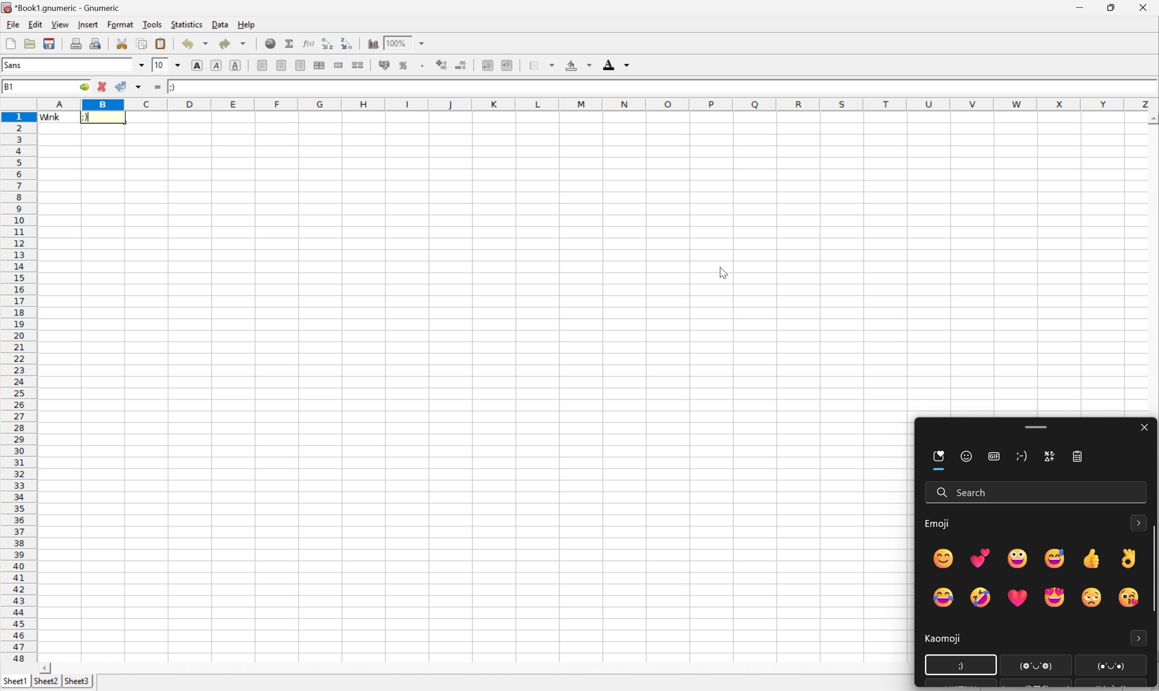 The height and width of the screenshot is (691, 1159). What do you see at coordinates (270, 44) in the screenshot?
I see `insert hyperlink` at bounding box center [270, 44].